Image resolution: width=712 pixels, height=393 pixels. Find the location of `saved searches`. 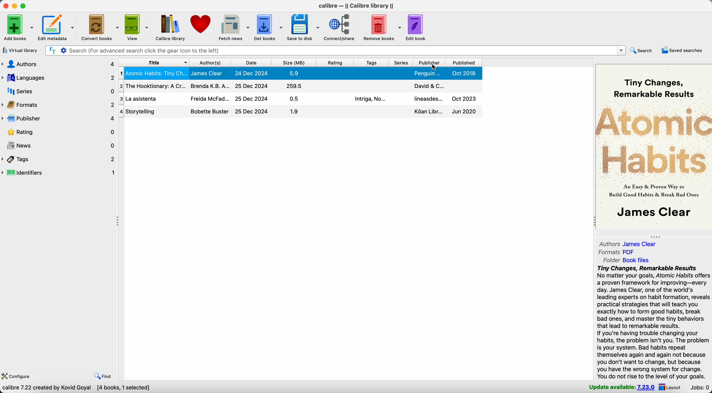

saved searches is located at coordinates (683, 51).